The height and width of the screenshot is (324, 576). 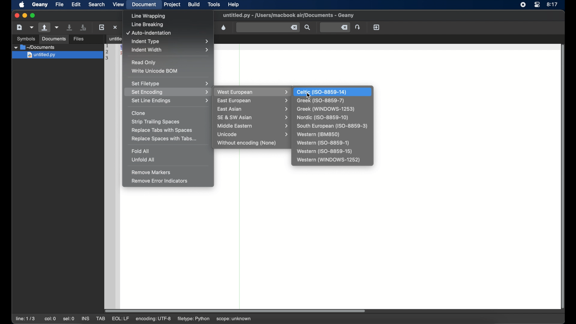 What do you see at coordinates (194, 319) in the screenshot?
I see `filetype: python` at bounding box center [194, 319].